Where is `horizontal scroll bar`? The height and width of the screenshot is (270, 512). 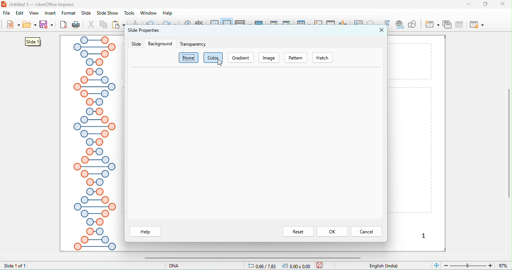
horizontal scroll bar is located at coordinates (250, 258).